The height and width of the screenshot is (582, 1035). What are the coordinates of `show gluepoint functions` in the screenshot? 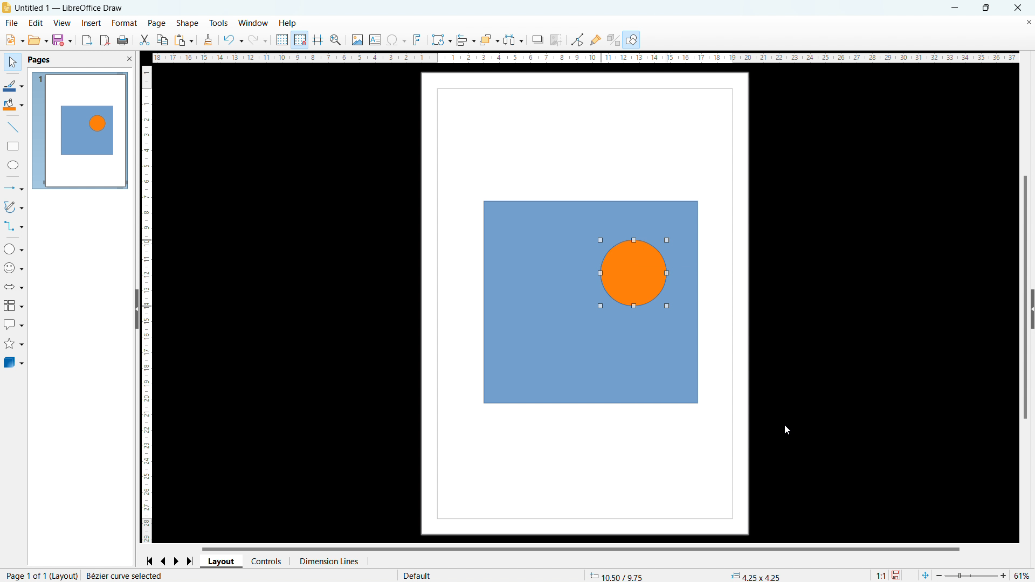 It's located at (595, 40).